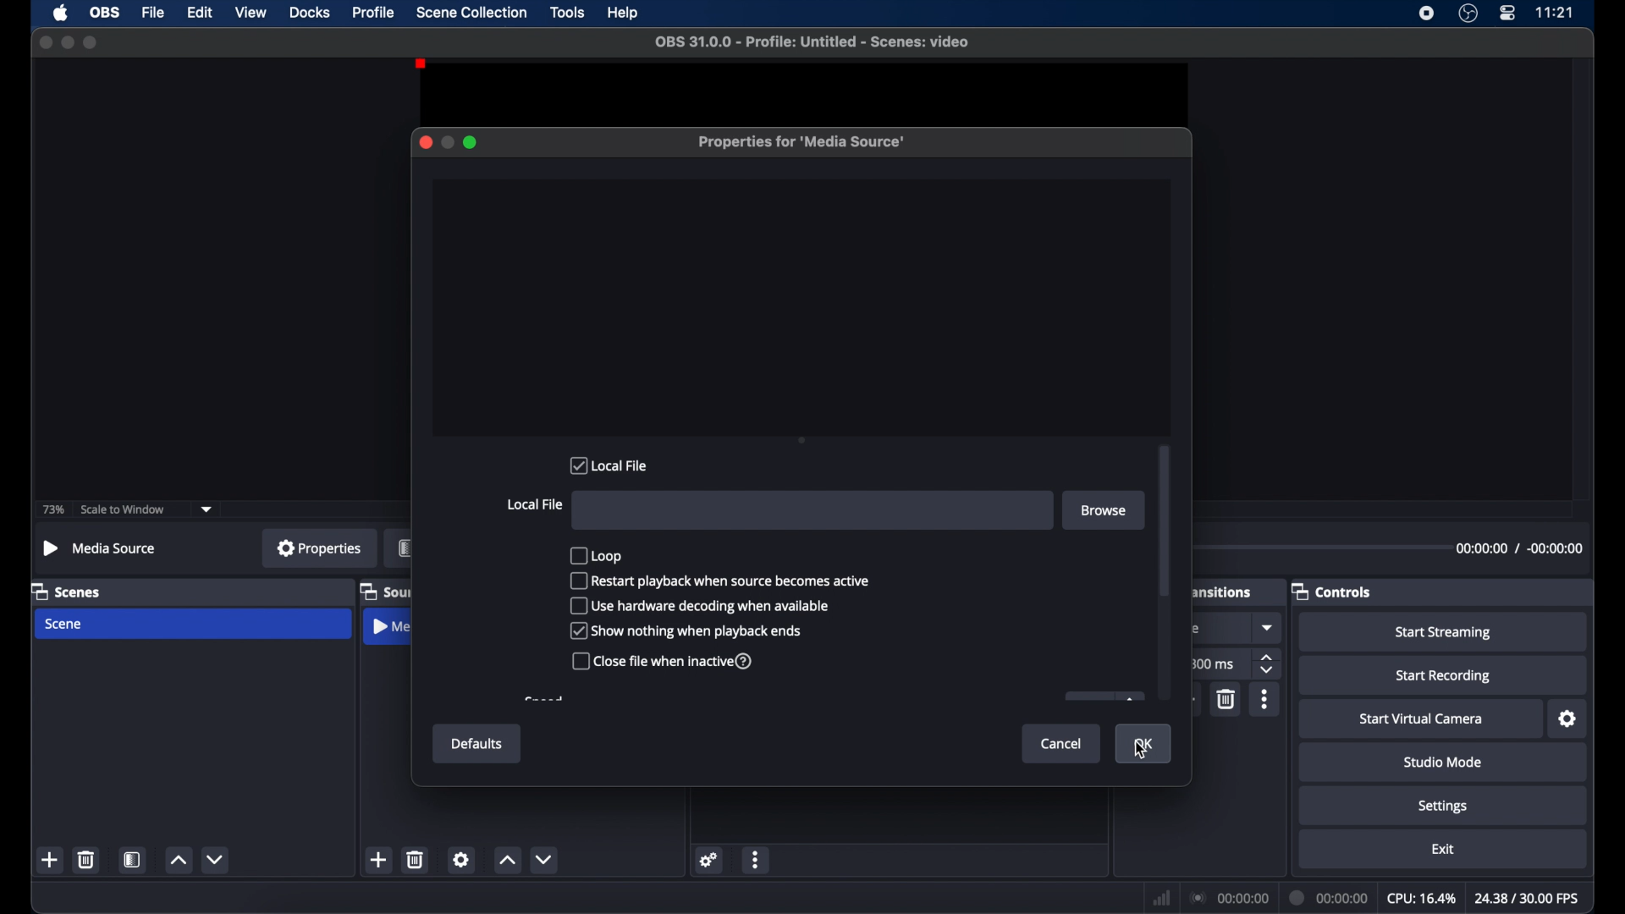 This screenshot has width=1625, height=914. Describe the element at coordinates (406, 548) in the screenshot. I see `filters` at that location.